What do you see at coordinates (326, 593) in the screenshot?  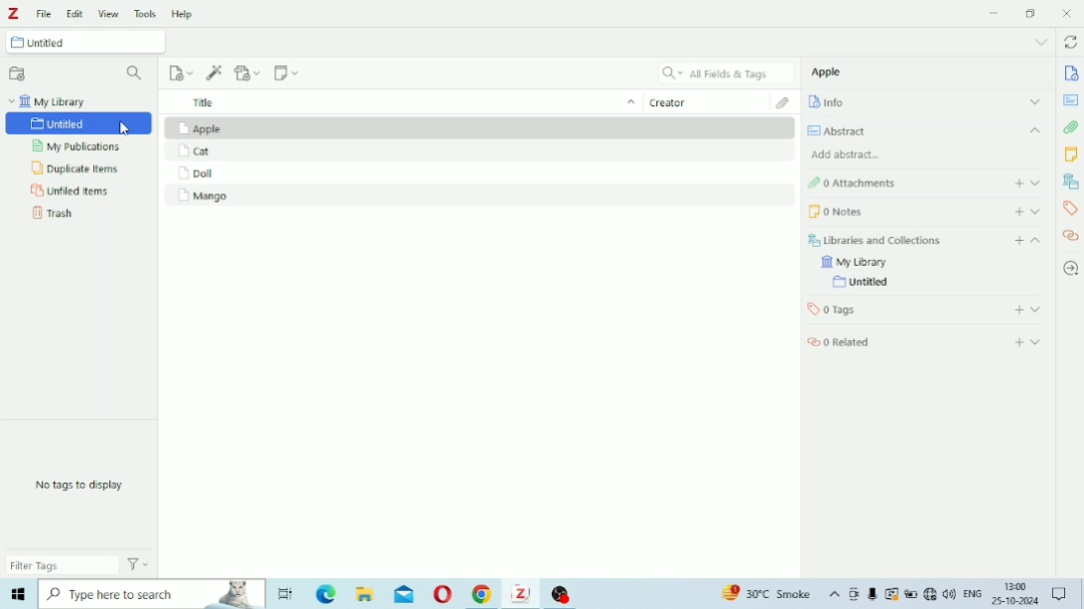 I see `` at bounding box center [326, 593].